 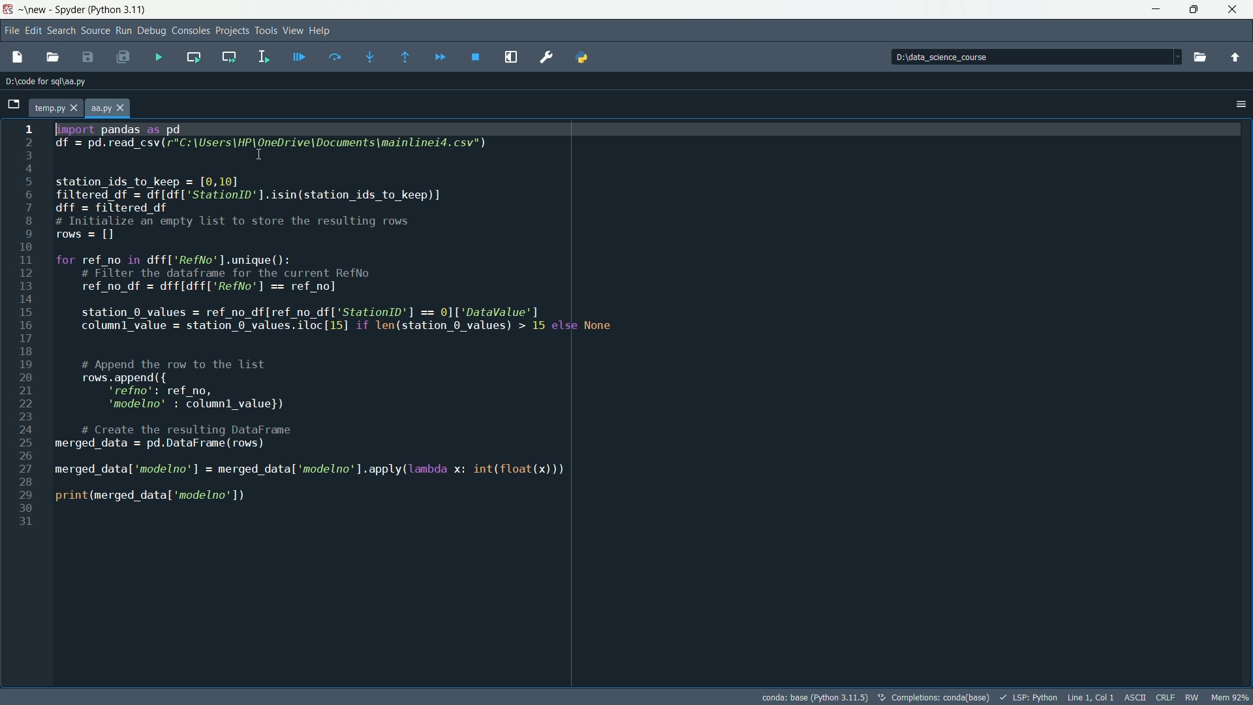 What do you see at coordinates (1236, 57) in the screenshot?
I see `change to parent directory` at bounding box center [1236, 57].